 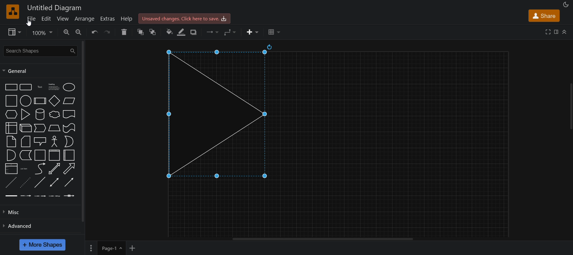 I want to click on zoom out, so click(x=80, y=33).